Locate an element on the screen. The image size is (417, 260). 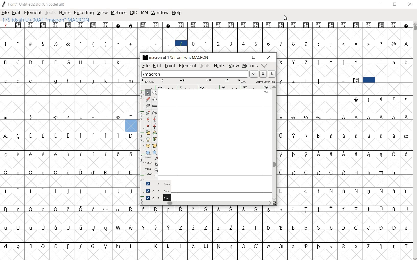
Symbol is located at coordinates (181, 228).